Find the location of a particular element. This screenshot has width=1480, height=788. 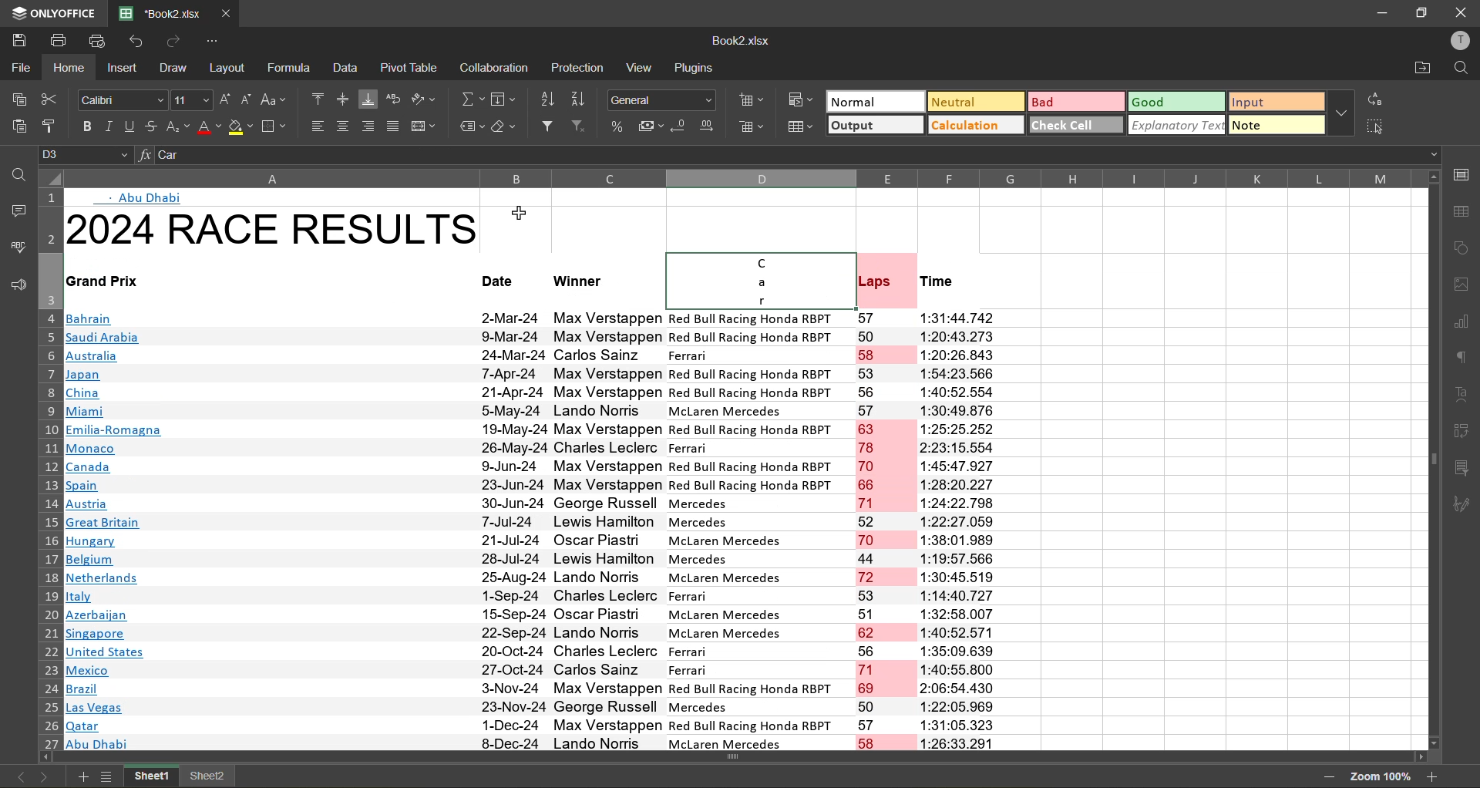

normal is located at coordinates (876, 100).